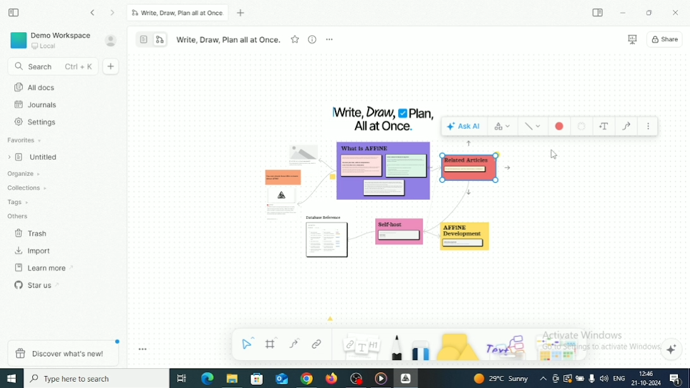 This screenshot has width=690, height=388. I want to click on Mail, so click(281, 379).